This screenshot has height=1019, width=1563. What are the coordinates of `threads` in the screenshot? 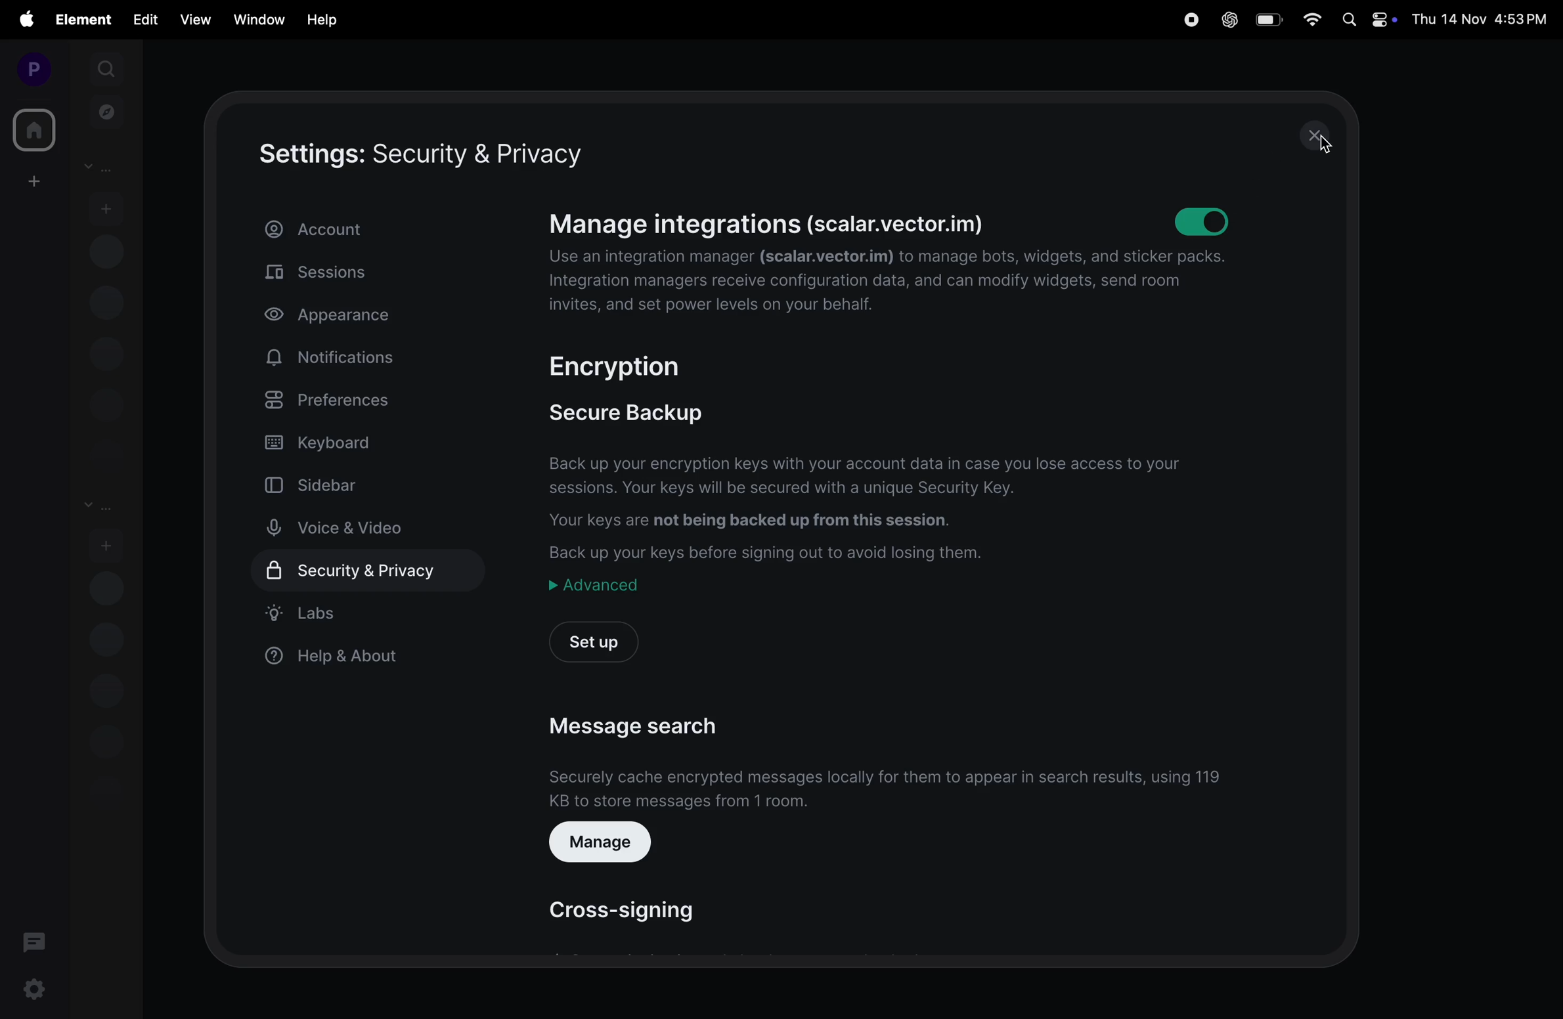 It's located at (35, 941).